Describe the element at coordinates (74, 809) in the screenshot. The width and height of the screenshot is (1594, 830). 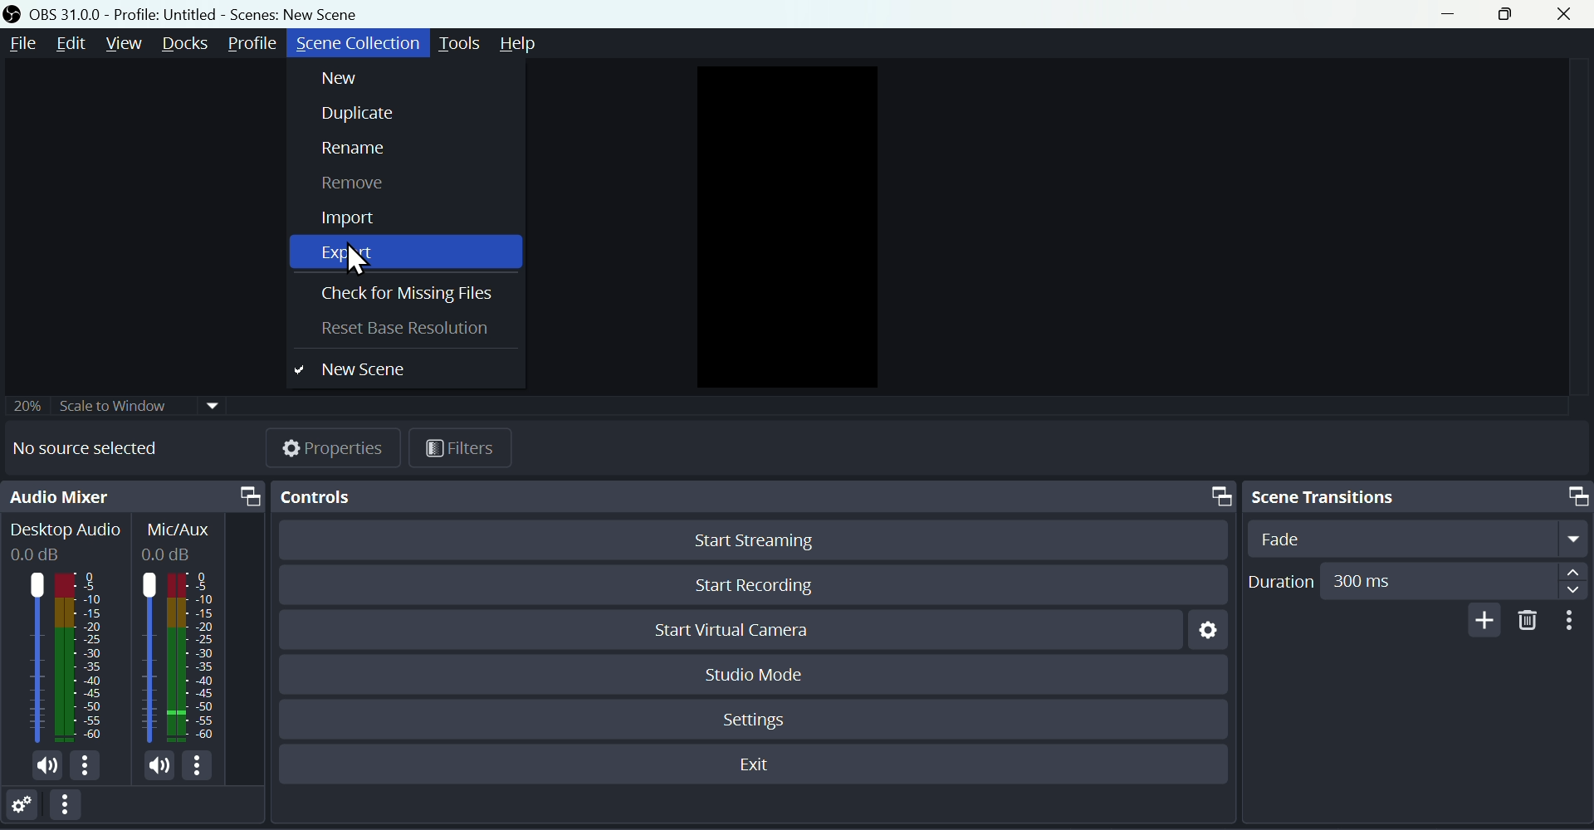
I see `More options` at that location.